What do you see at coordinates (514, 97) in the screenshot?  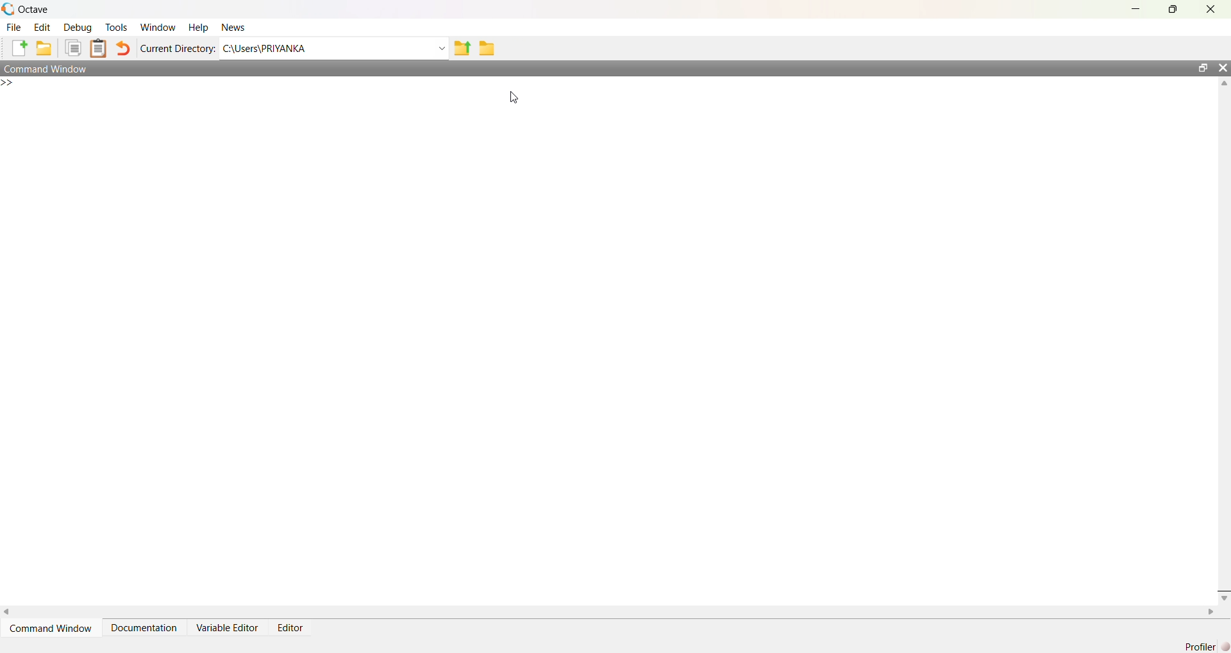 I see `Cursor` at bounding box center [514, 97].